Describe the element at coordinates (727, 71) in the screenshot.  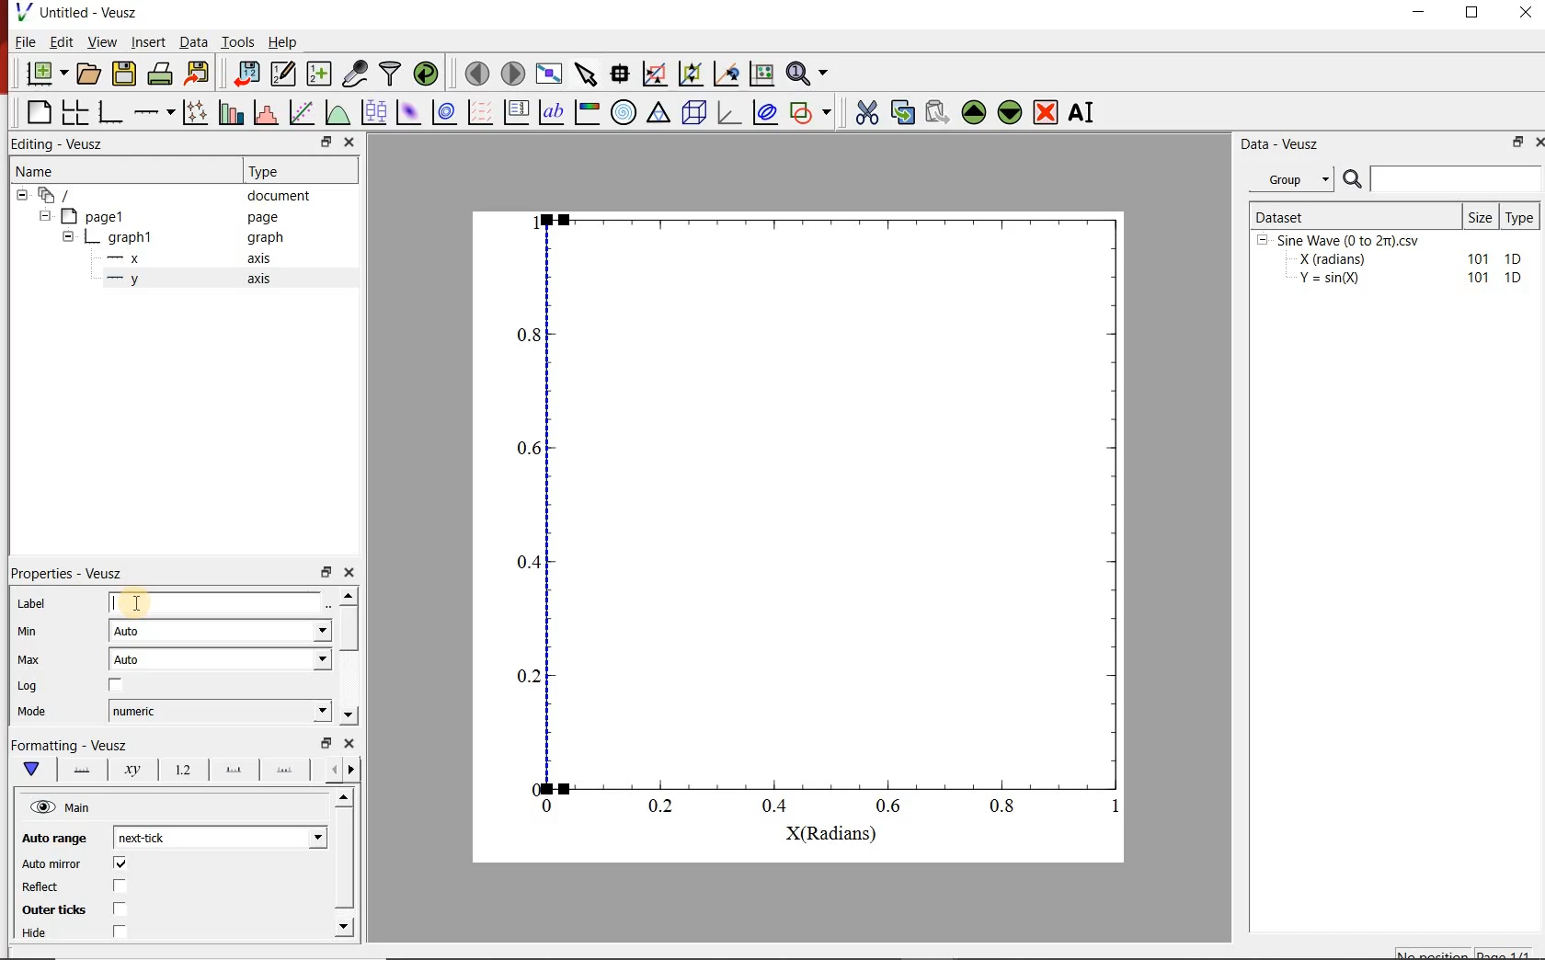
I see `click to recentre graph` at that location.